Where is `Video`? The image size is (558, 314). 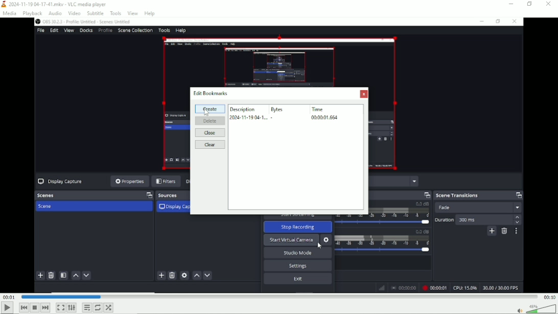
Video is located at coordinates (278, 256).